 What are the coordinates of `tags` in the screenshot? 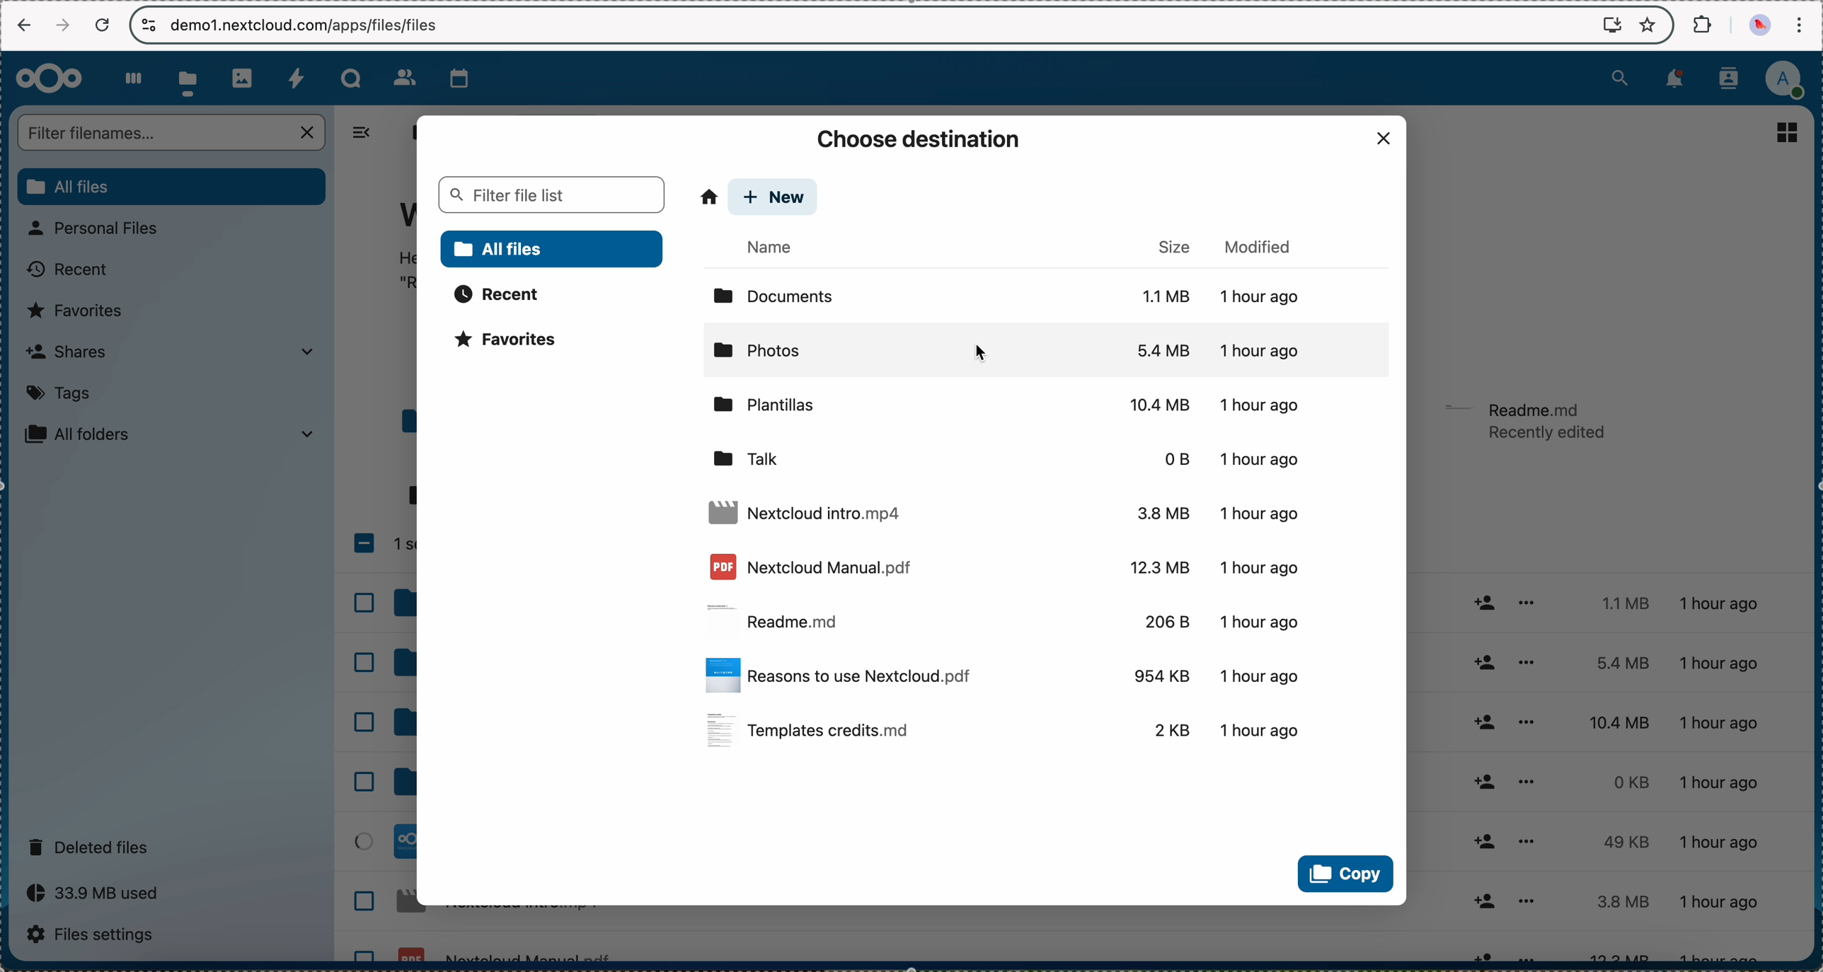 It's located at (58, 395).